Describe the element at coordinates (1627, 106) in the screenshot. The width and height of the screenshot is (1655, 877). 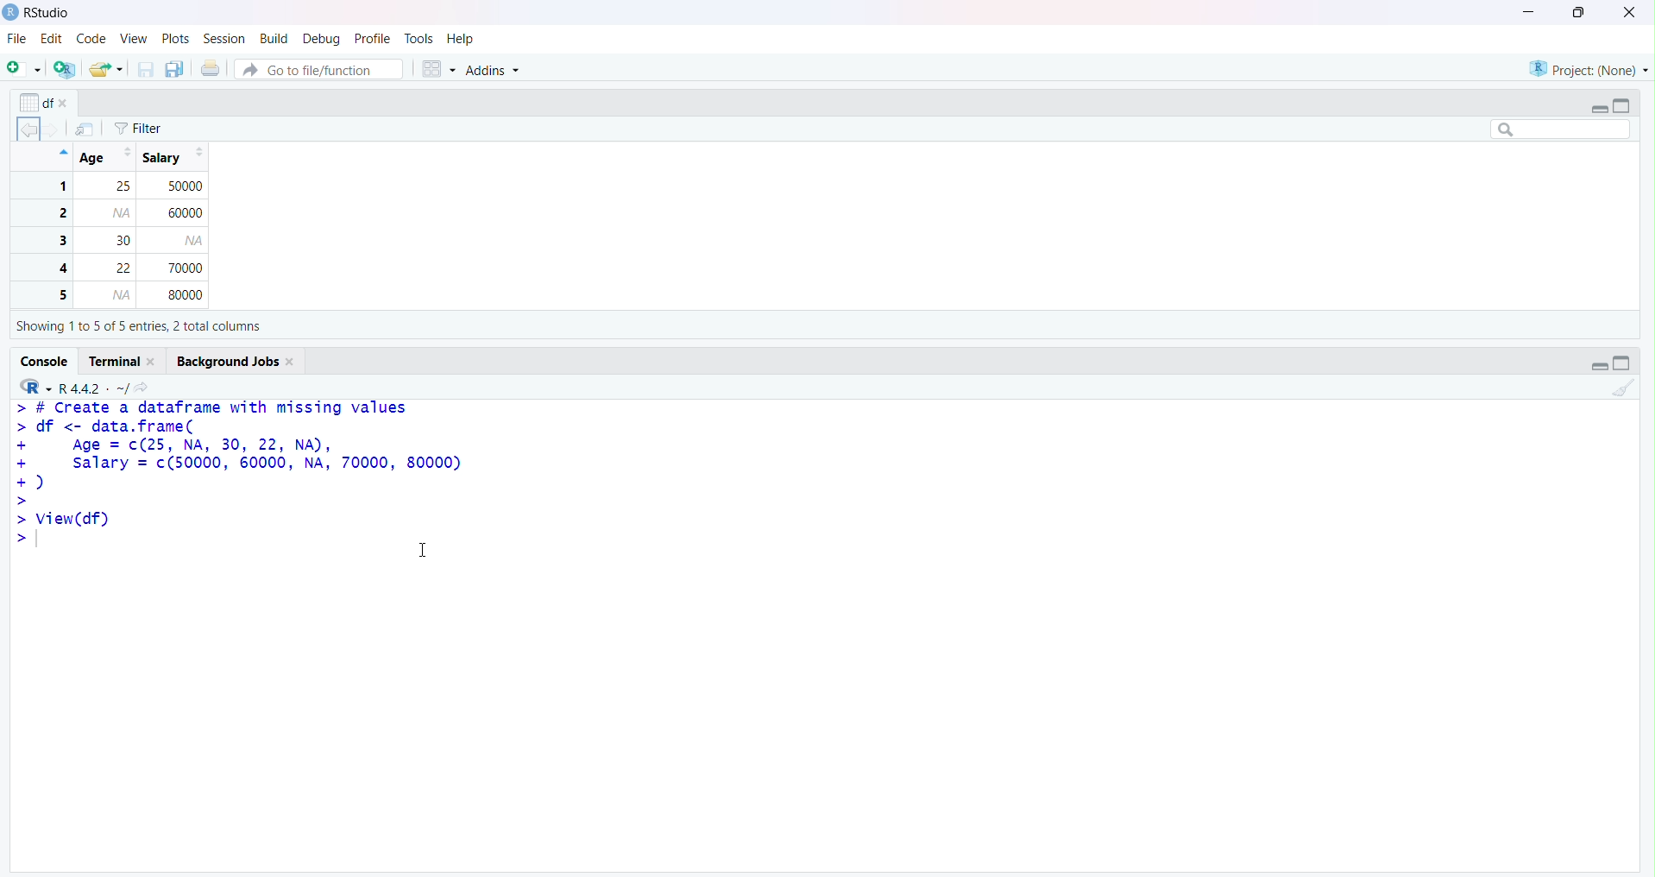
I see `Maximize` at that location.